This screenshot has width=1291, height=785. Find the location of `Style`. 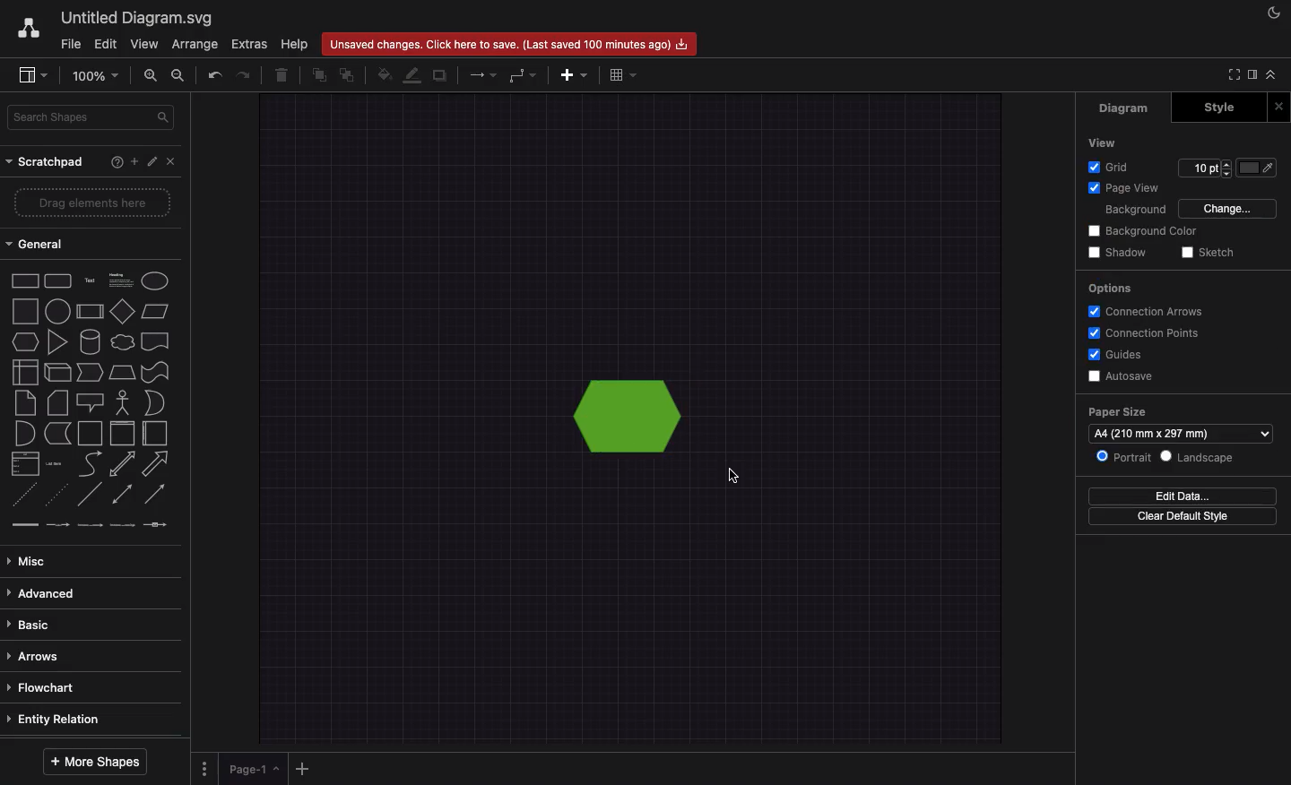

Style is located at coordinates (1217, 108).